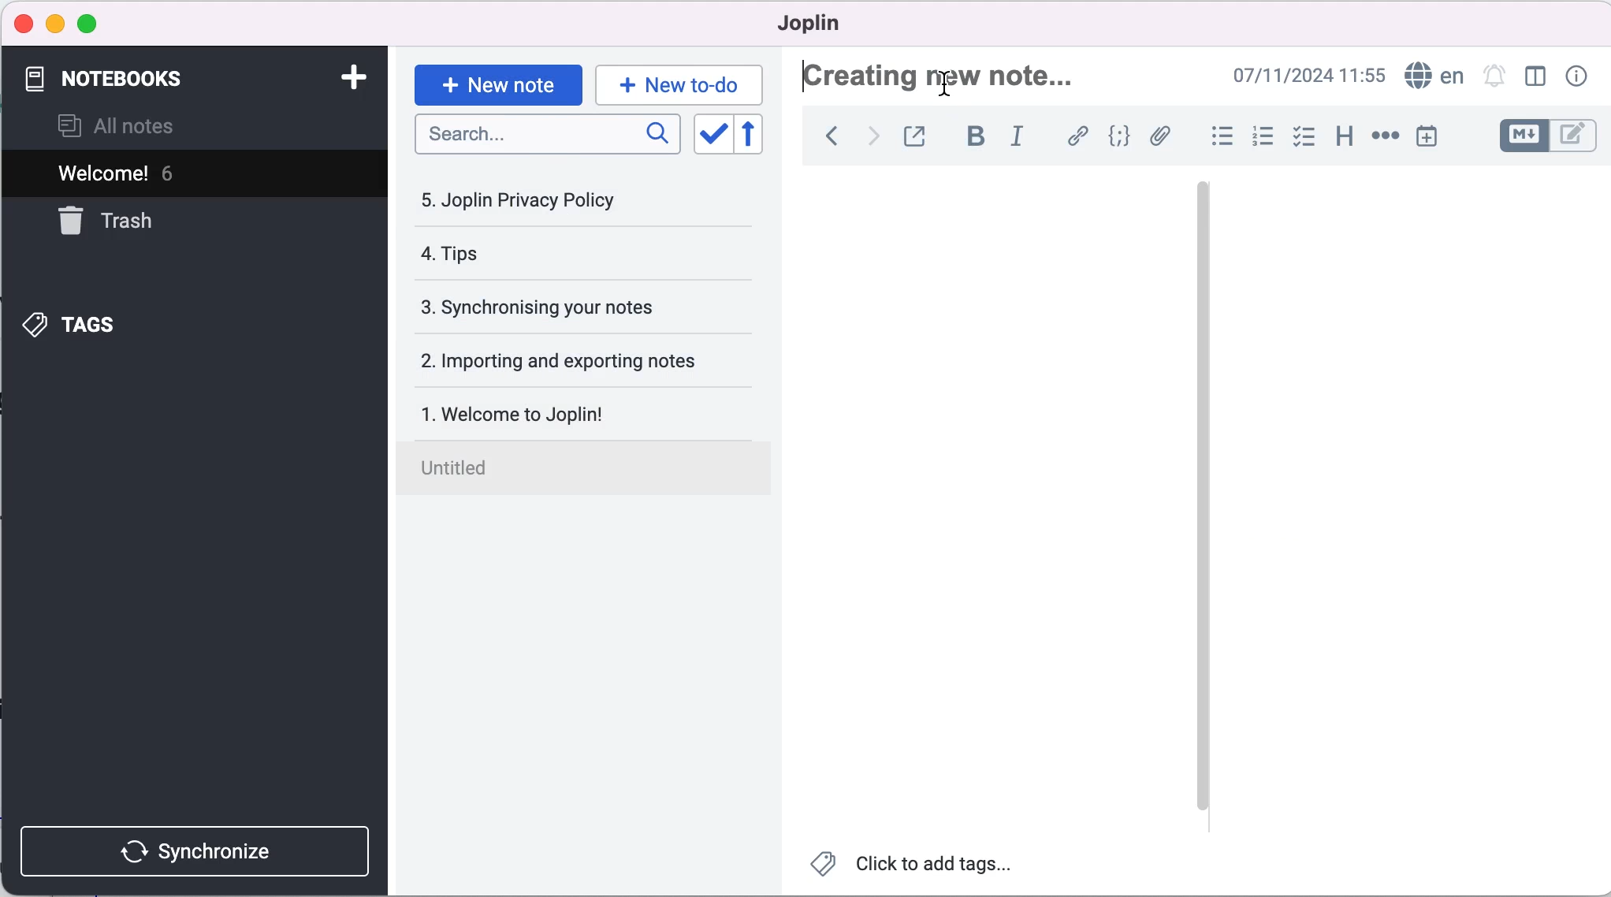  I want to click on synchronize, so click(199, 847).